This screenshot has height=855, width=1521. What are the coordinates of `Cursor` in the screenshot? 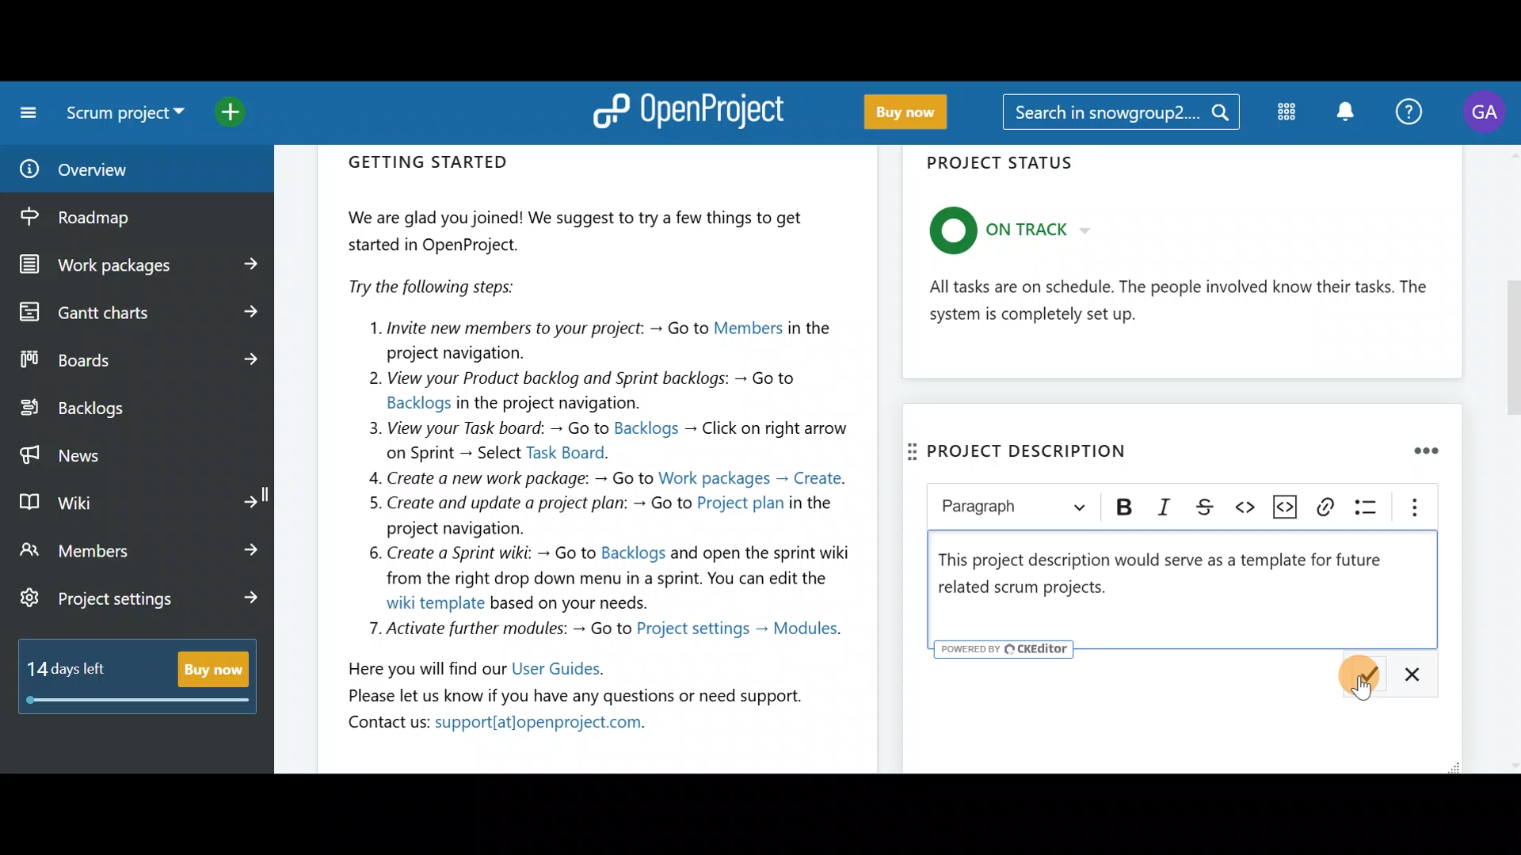 It's located at (1363, 687).